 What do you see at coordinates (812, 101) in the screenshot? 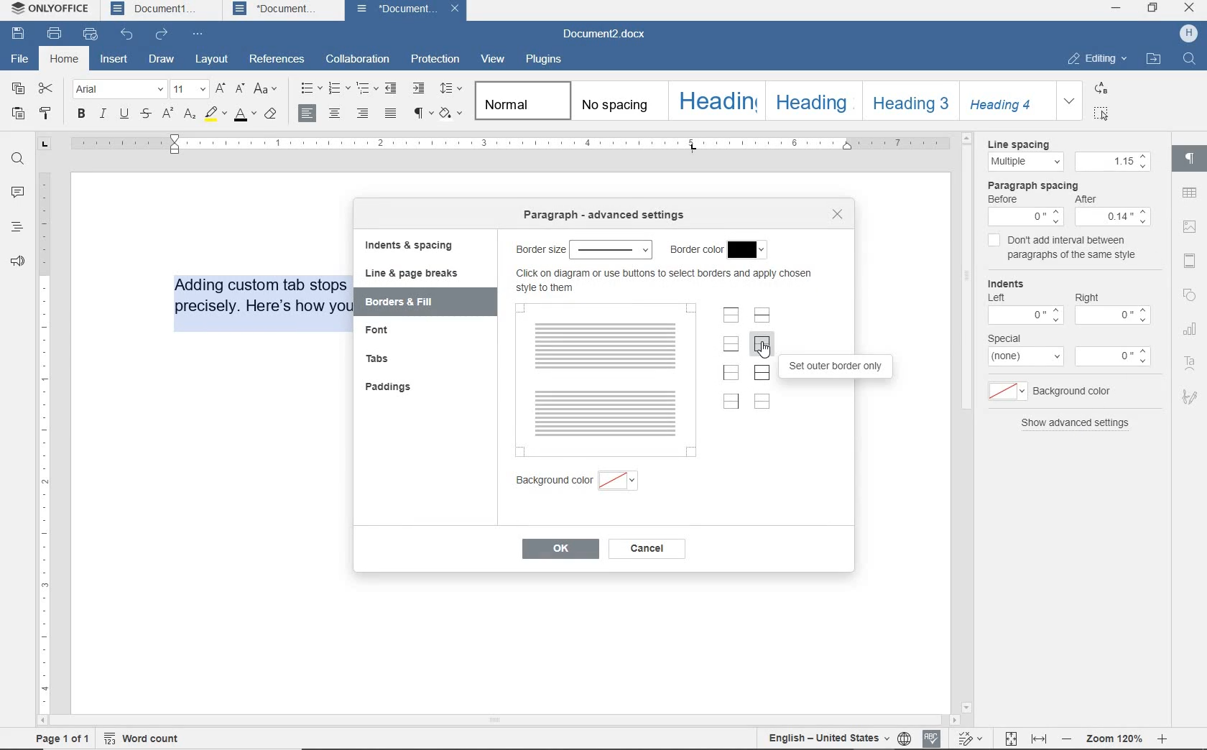
I see `heading 2` at bounding box center [812, 101].